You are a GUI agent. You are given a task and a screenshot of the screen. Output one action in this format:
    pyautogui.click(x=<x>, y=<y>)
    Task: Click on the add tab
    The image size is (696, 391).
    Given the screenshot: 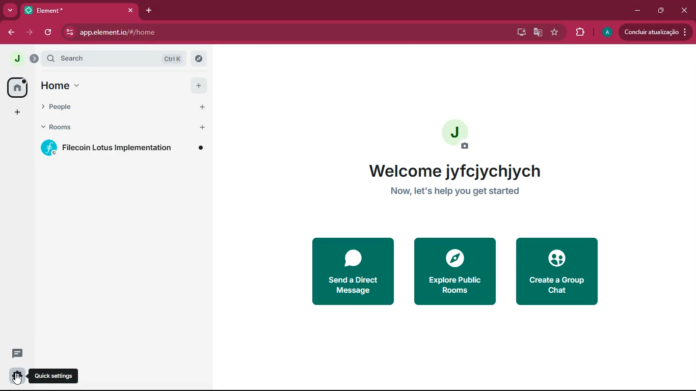 What is the action you would take?
    pyautogui.click(x=147, y=10)
    